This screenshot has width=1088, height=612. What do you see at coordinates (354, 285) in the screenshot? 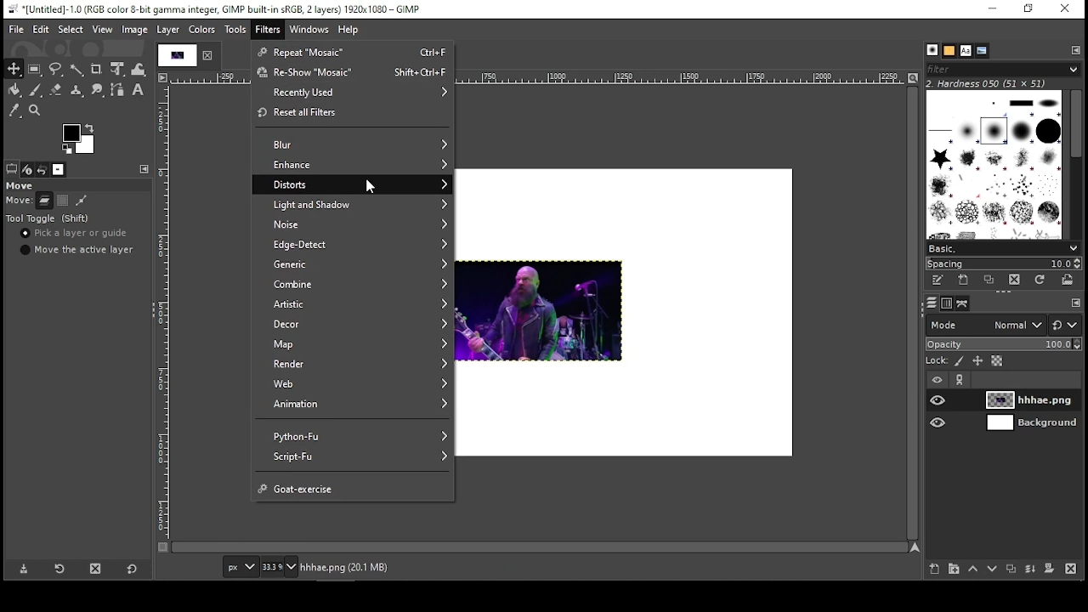
I see `combine` at bounding box center [354, 285].